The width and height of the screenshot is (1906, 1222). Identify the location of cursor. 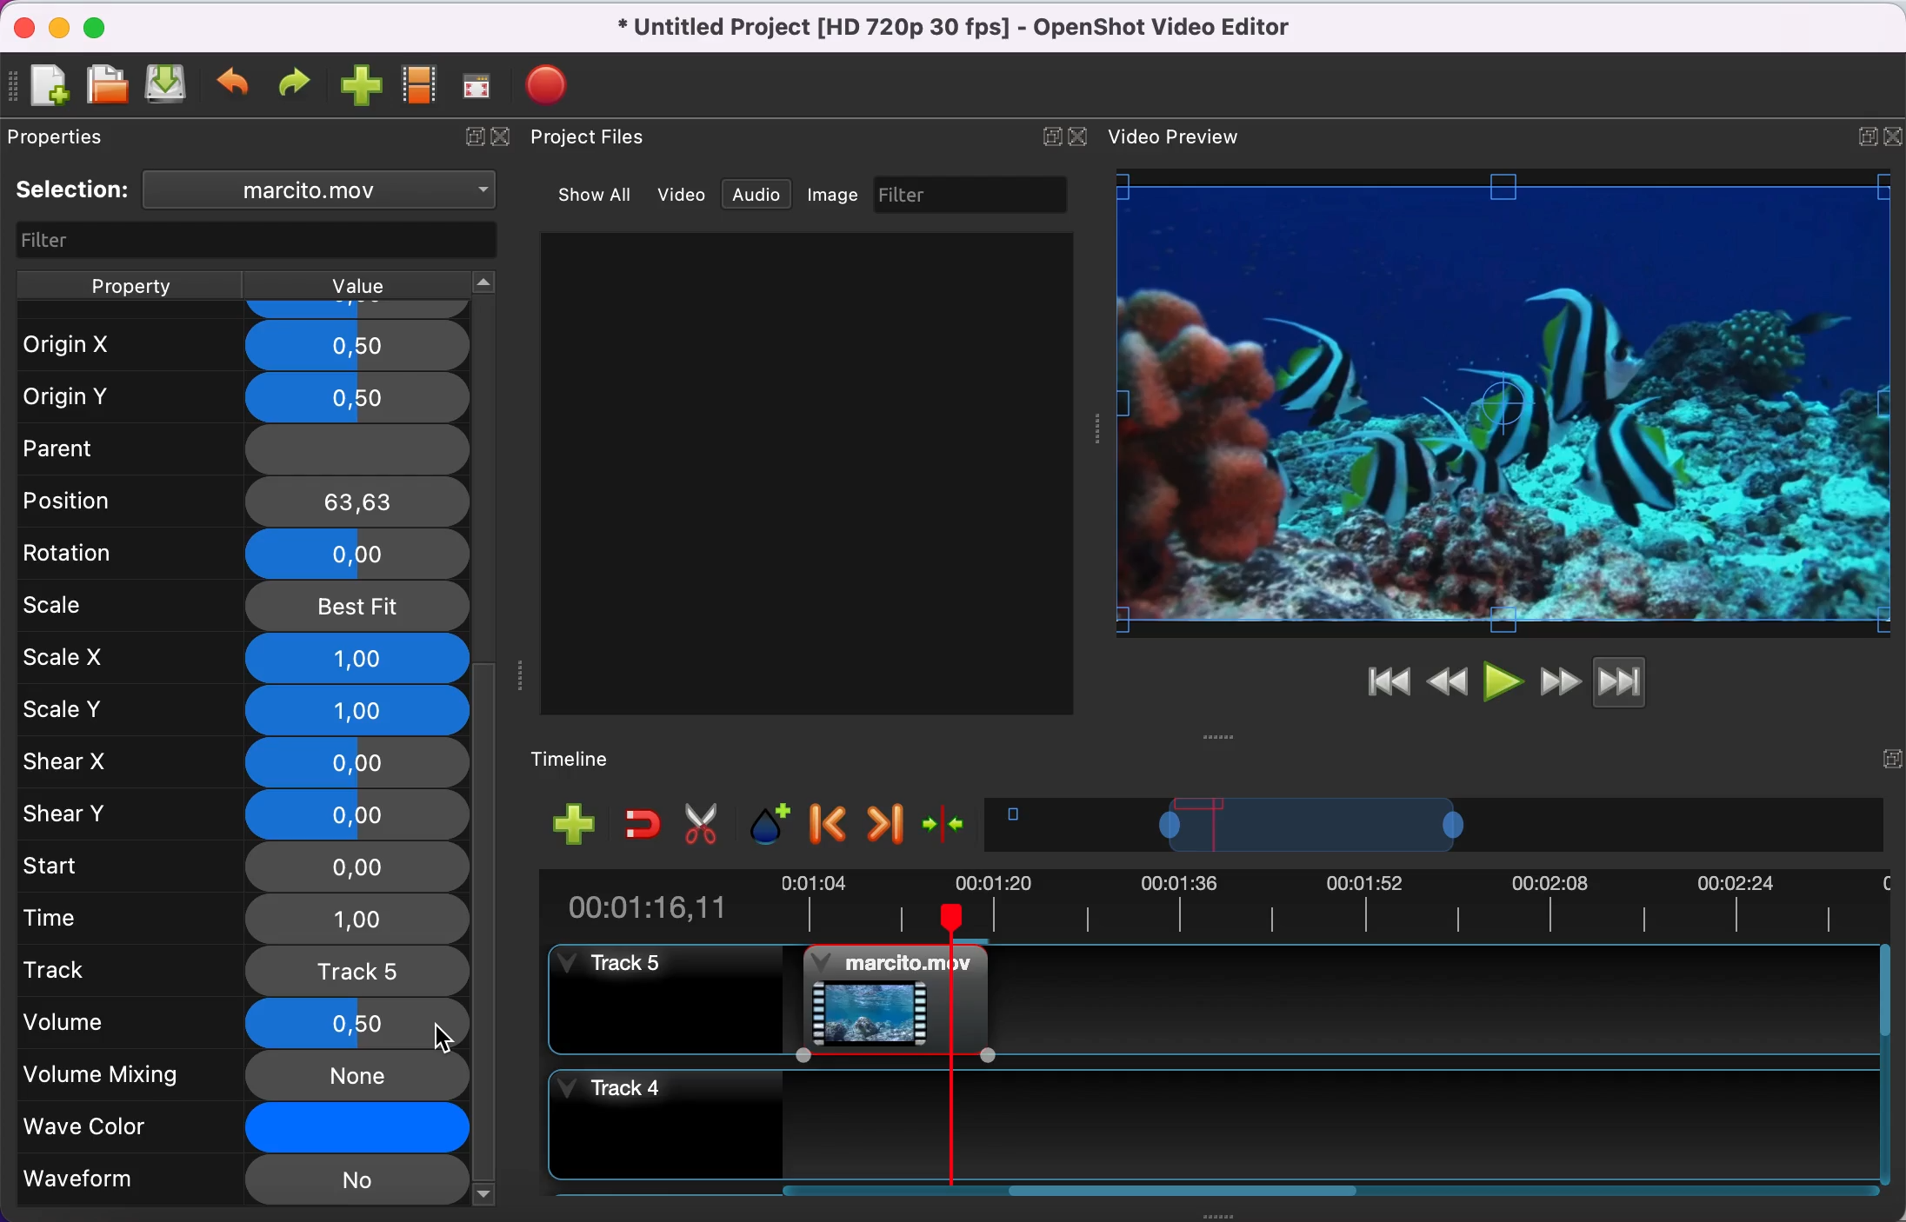
(448, 1041).